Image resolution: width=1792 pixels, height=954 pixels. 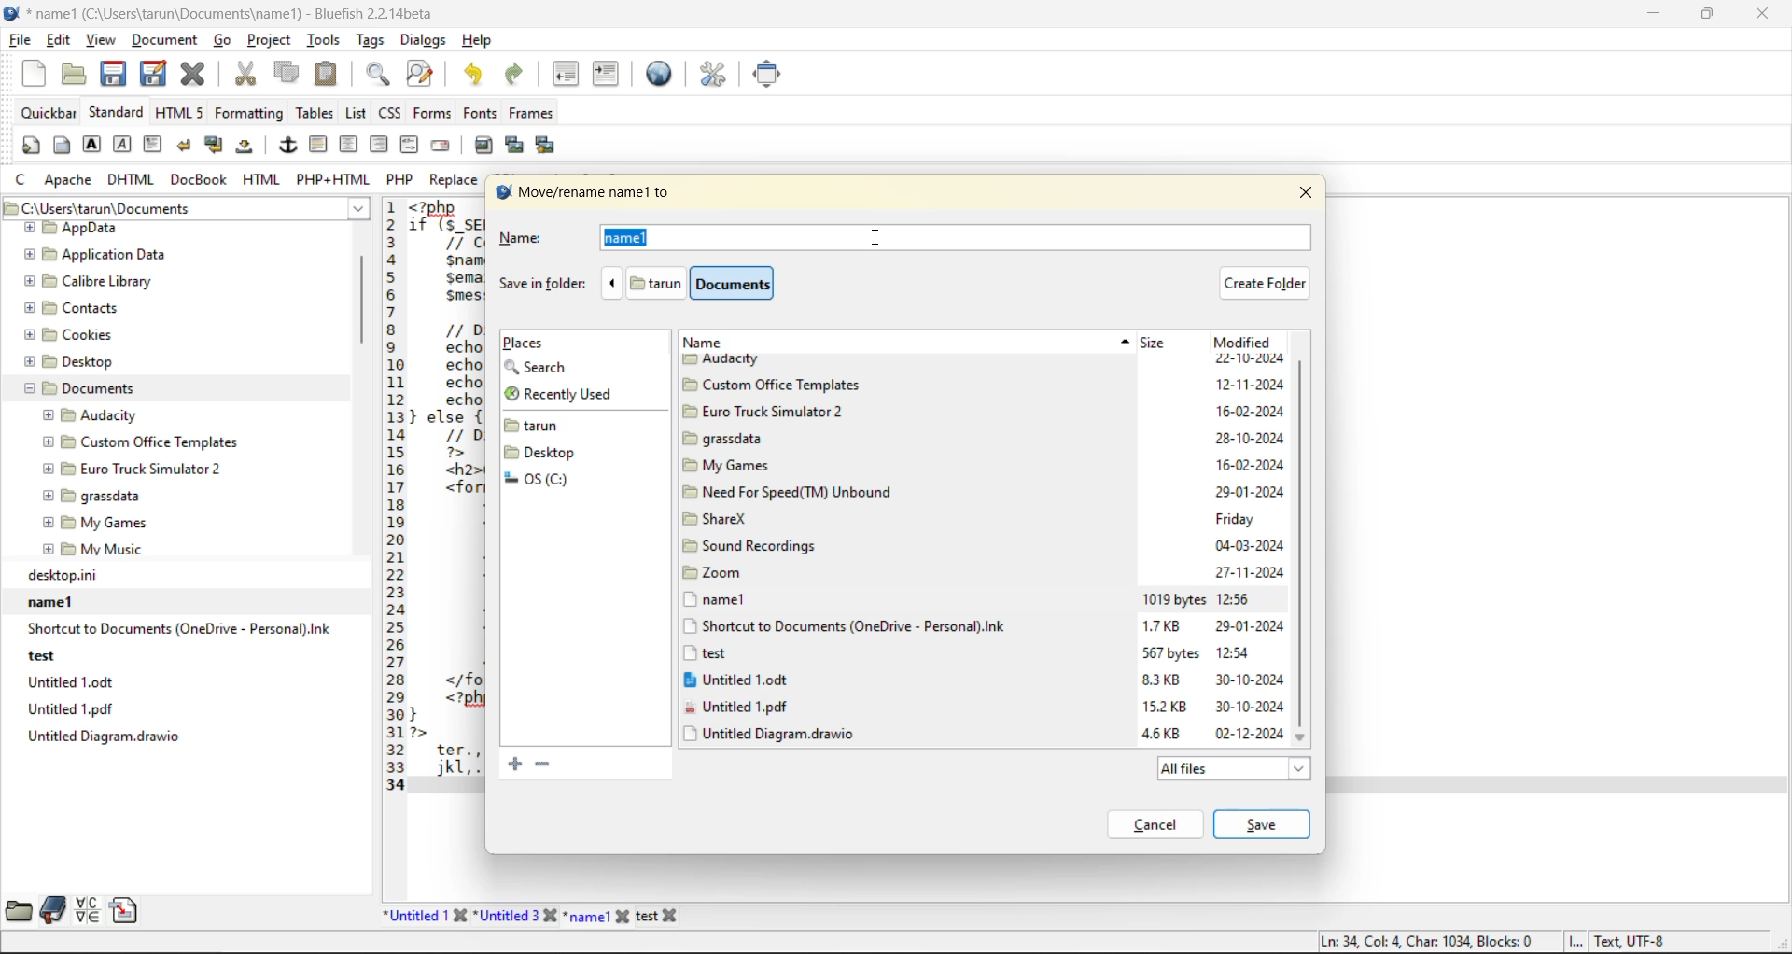 What do you see at coordinates (453, 181) in the screenshot?
I see `replace` at bounding box center [453, 181].